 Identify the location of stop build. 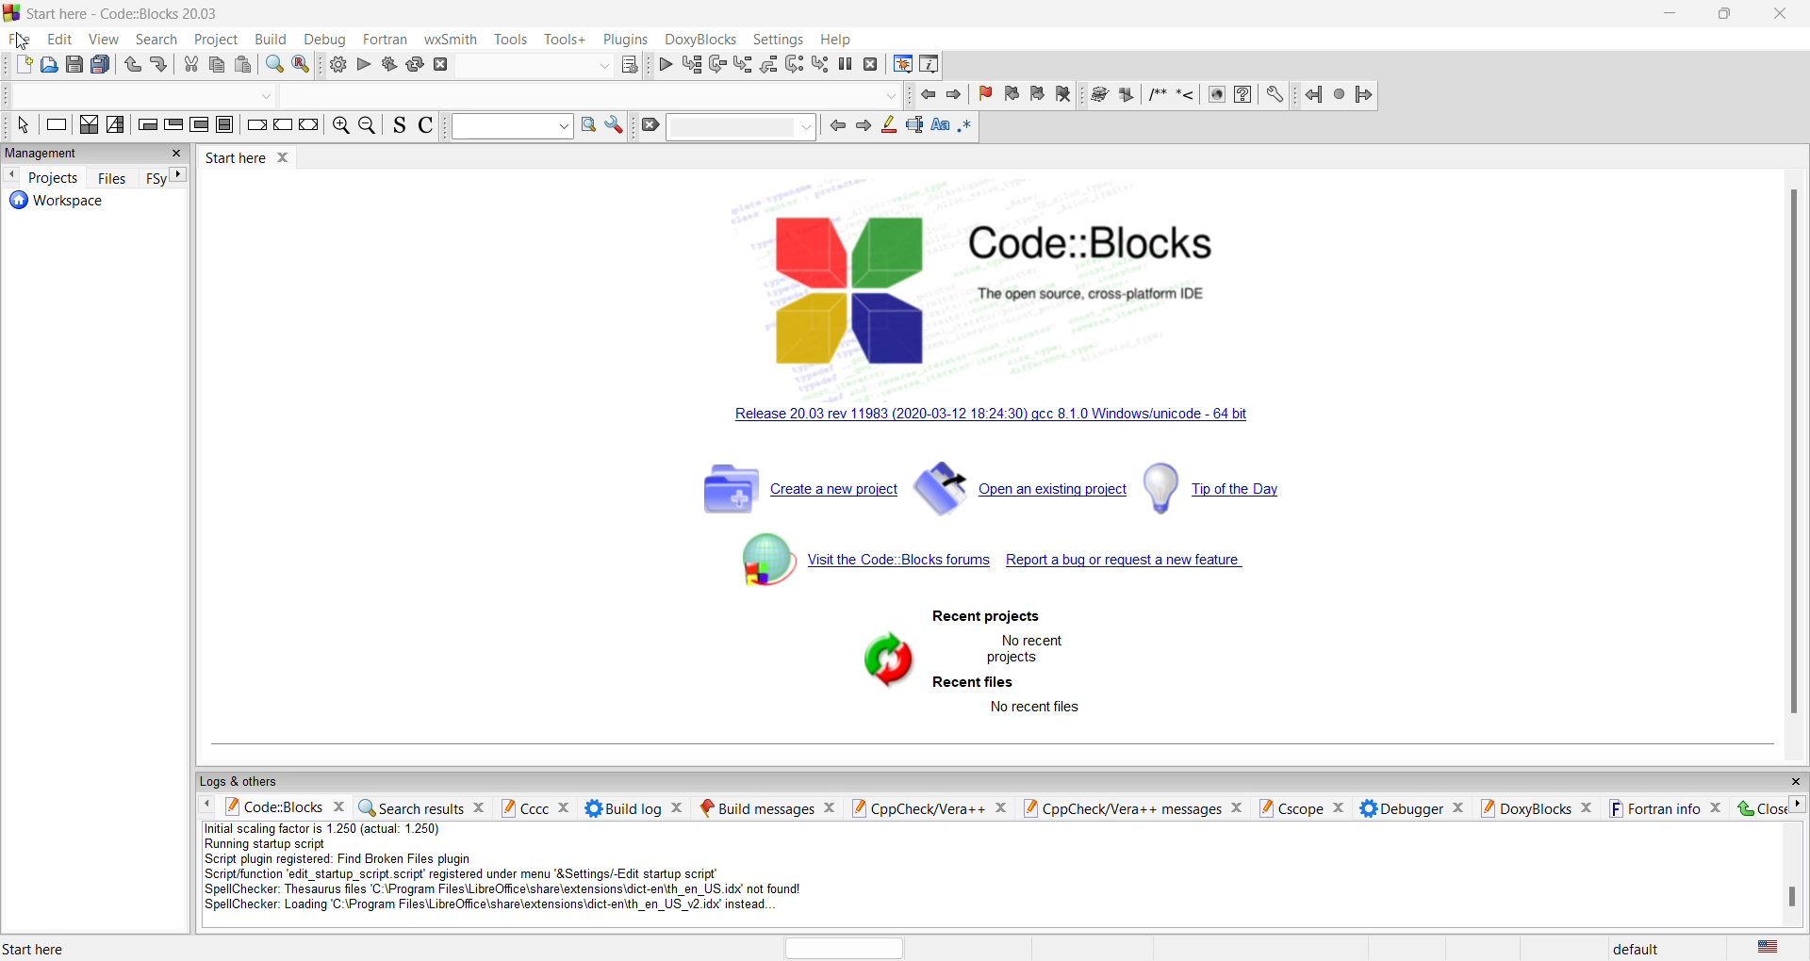
(445, 66).